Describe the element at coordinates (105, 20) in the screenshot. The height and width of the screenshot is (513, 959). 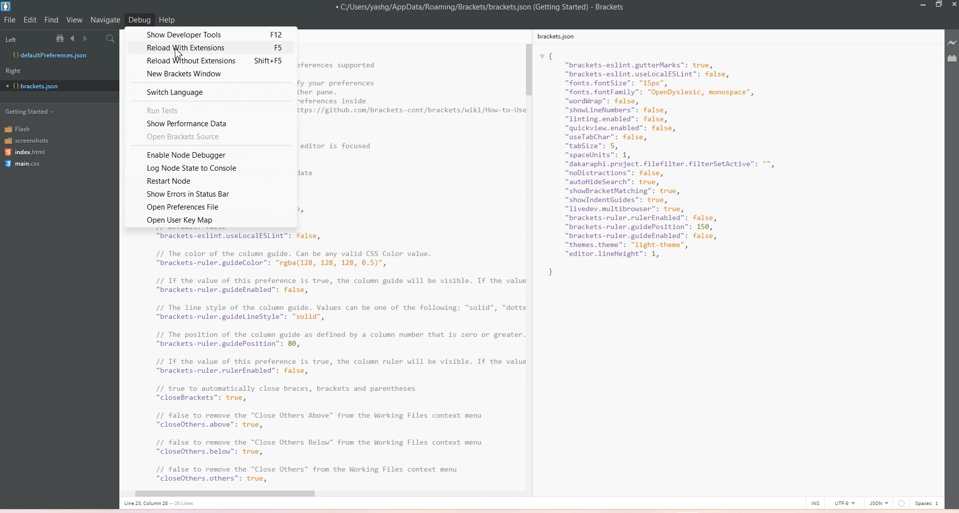
I see `Navigate` at that location.